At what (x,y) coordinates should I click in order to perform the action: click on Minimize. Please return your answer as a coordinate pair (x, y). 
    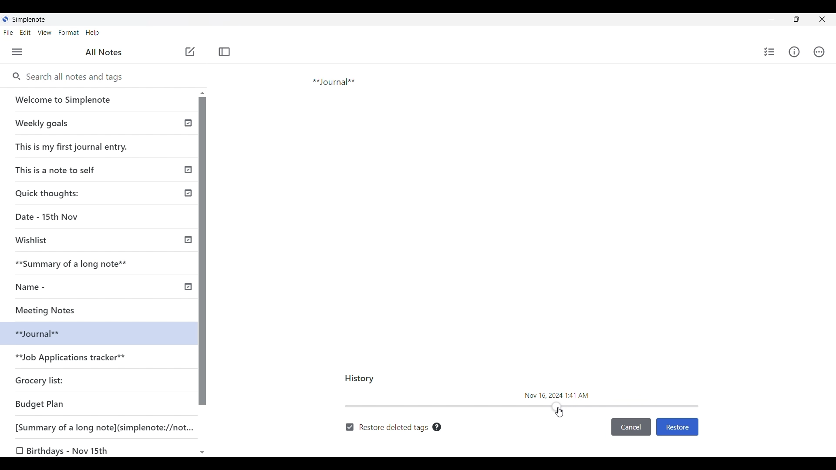
    Looking at the image, I should click on (771, 19).